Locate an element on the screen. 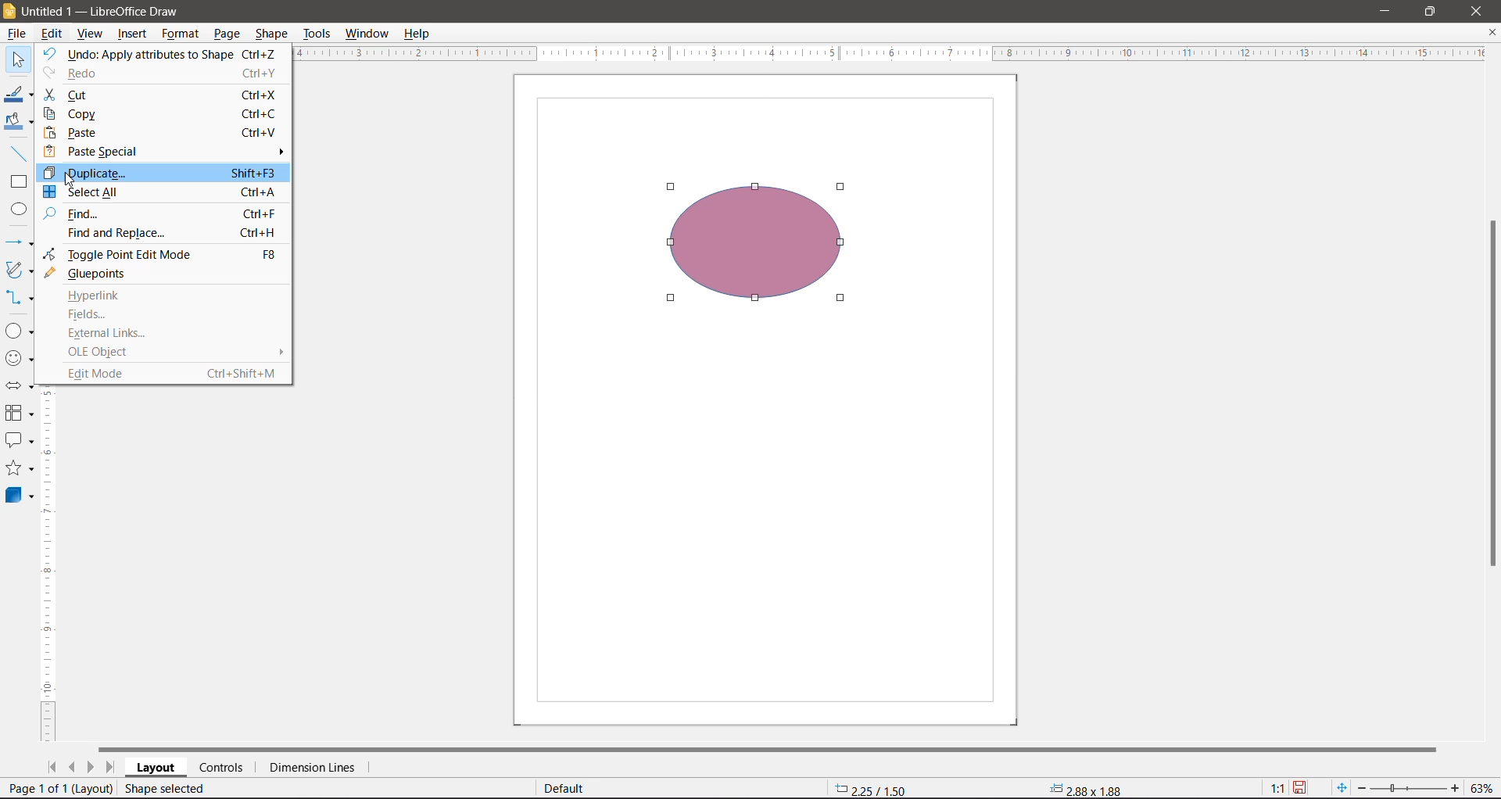 The image size is (1501, 799). Tools is located at coordinates (317, 35).